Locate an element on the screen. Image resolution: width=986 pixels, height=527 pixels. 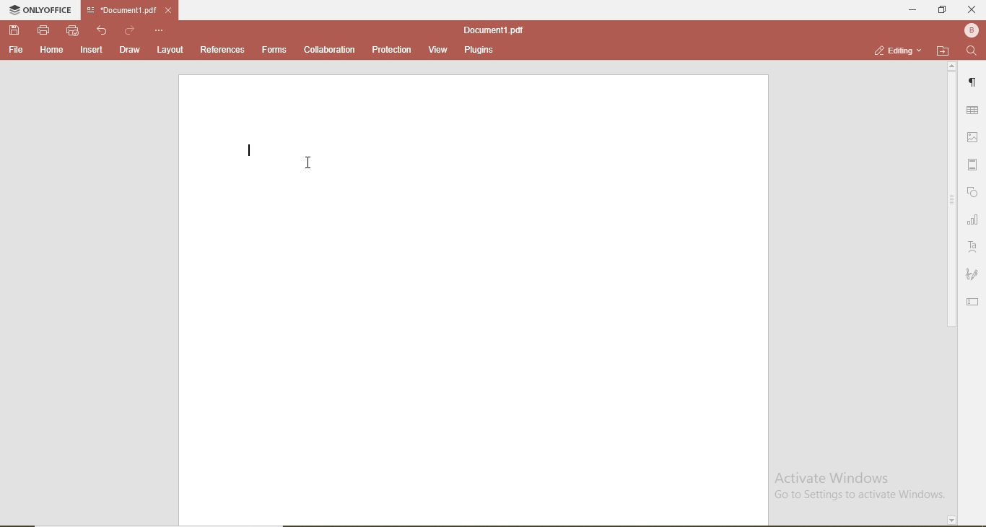
layout is located at coordinates (168, 50).